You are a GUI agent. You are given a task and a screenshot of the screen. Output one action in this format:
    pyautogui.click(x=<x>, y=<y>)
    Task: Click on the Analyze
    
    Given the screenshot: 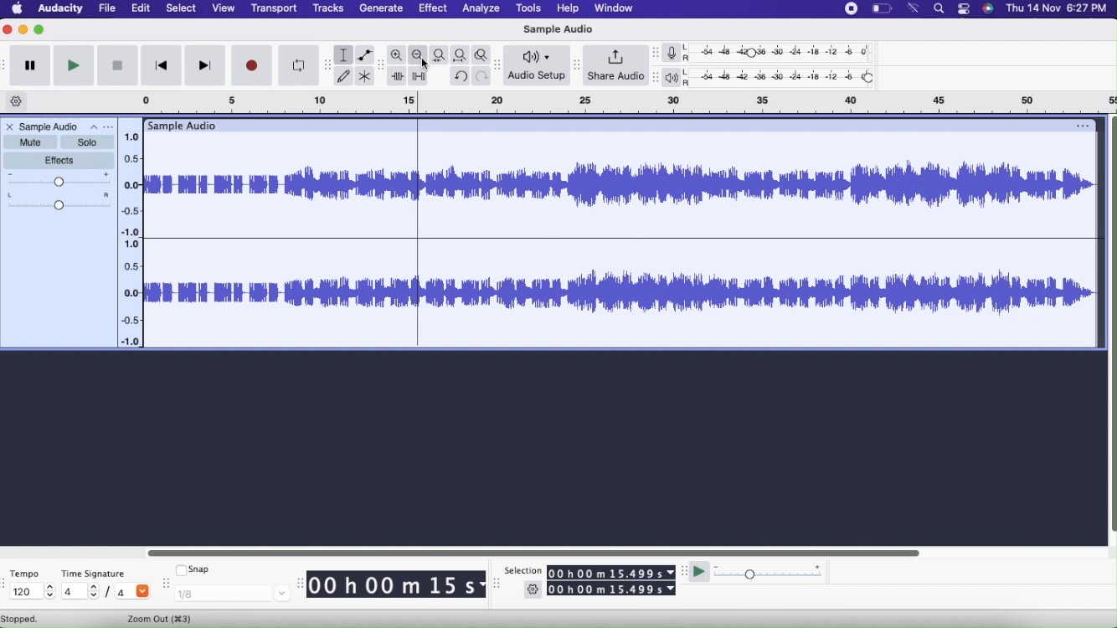 What is the action you would take?
    pyautogui.click(x=479, y=9)
    